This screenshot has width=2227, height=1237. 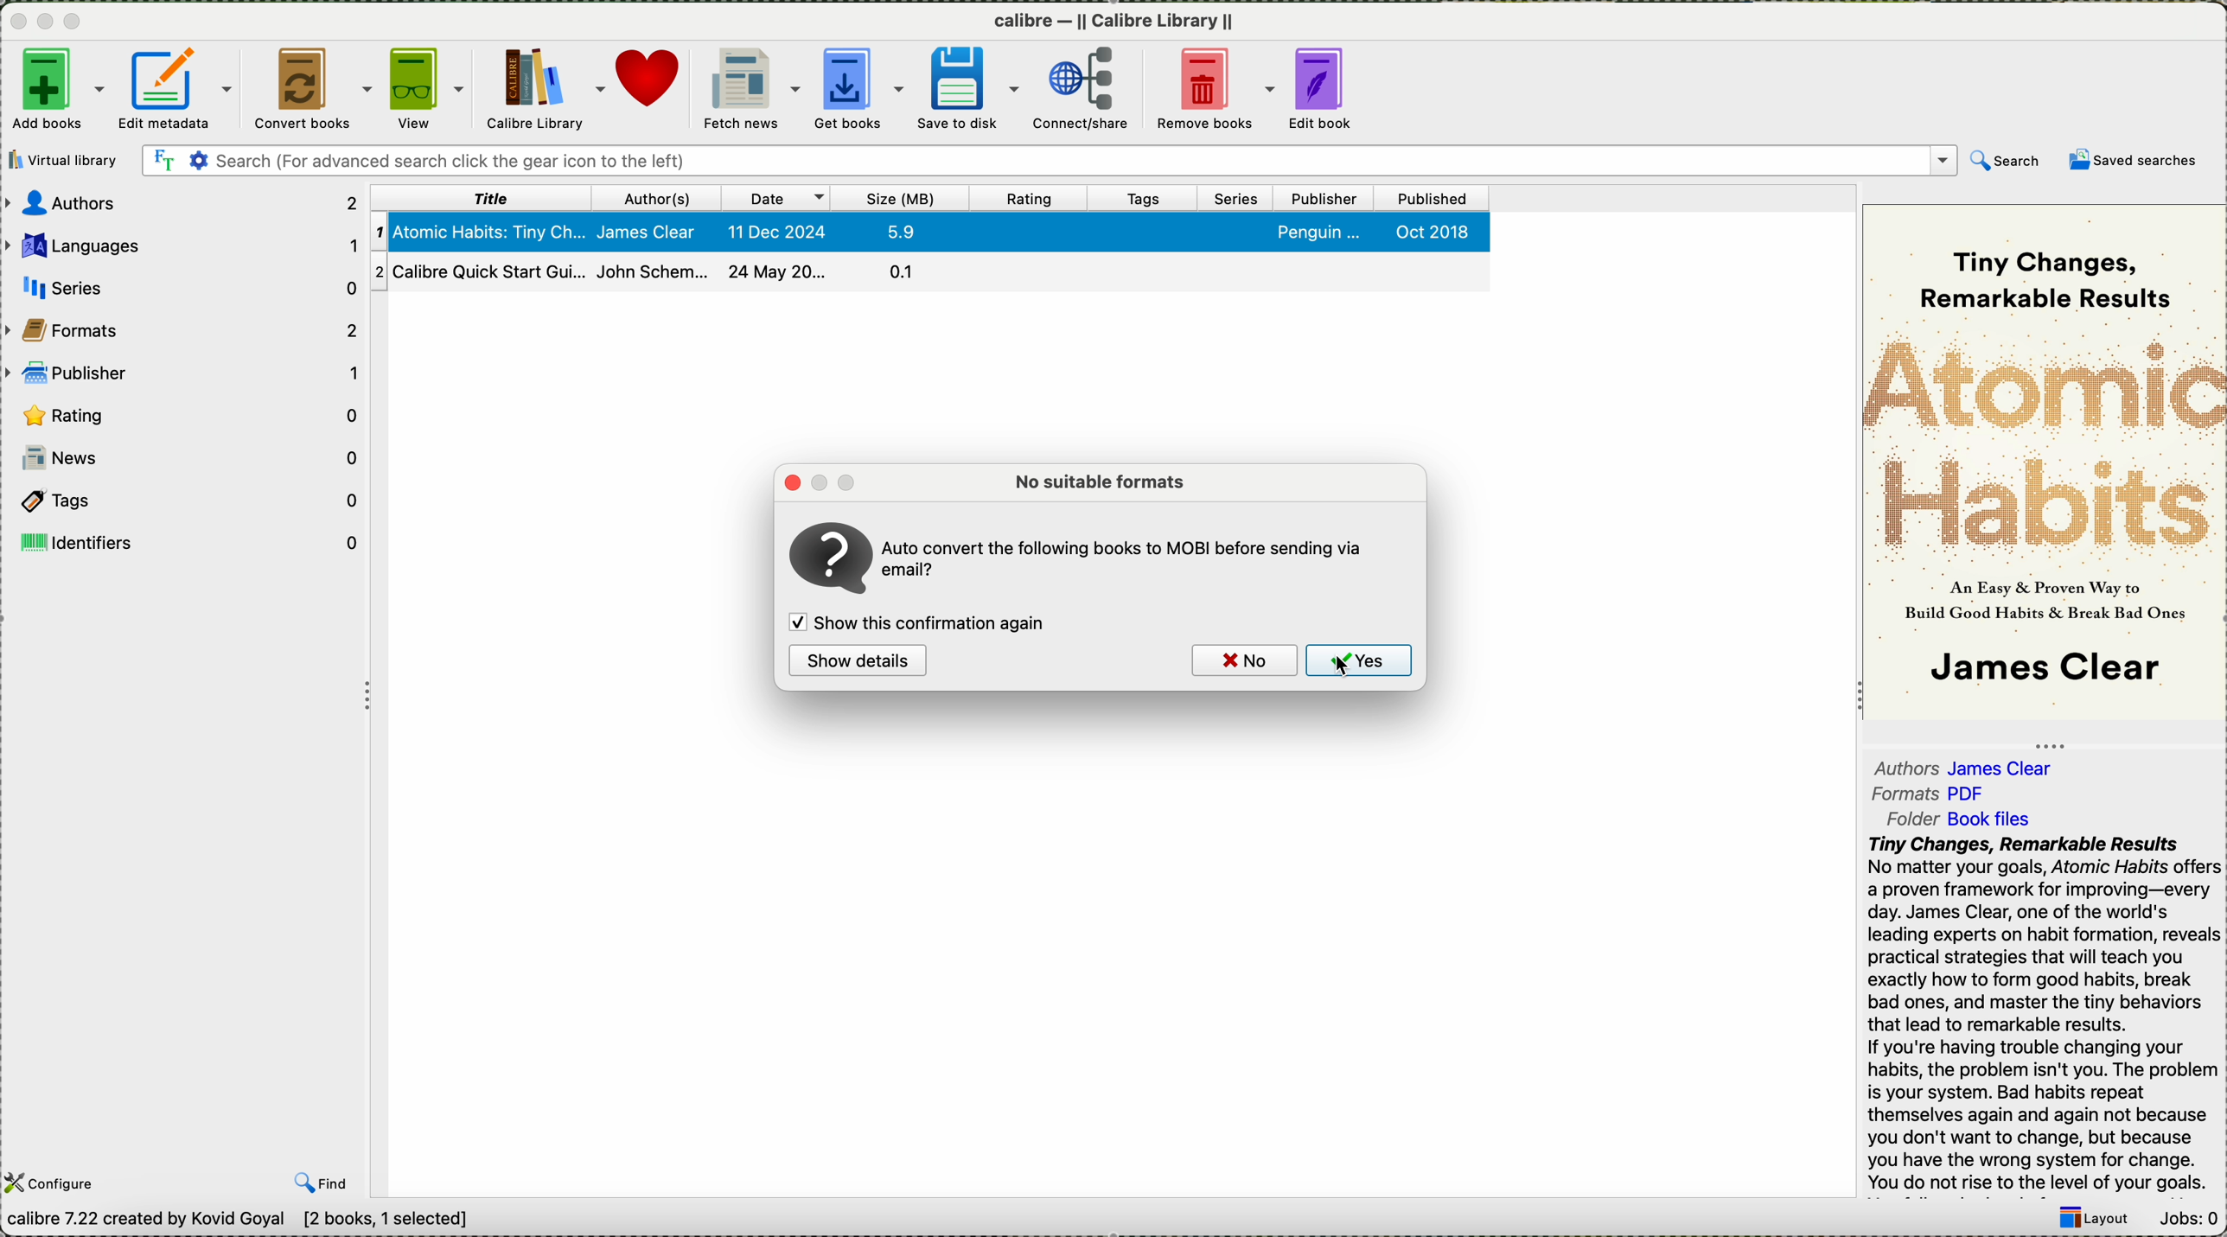 What do you see at coordinates (1344, 666) in the screenshot?
I see `cursor` at bounding box center [1344, 666].